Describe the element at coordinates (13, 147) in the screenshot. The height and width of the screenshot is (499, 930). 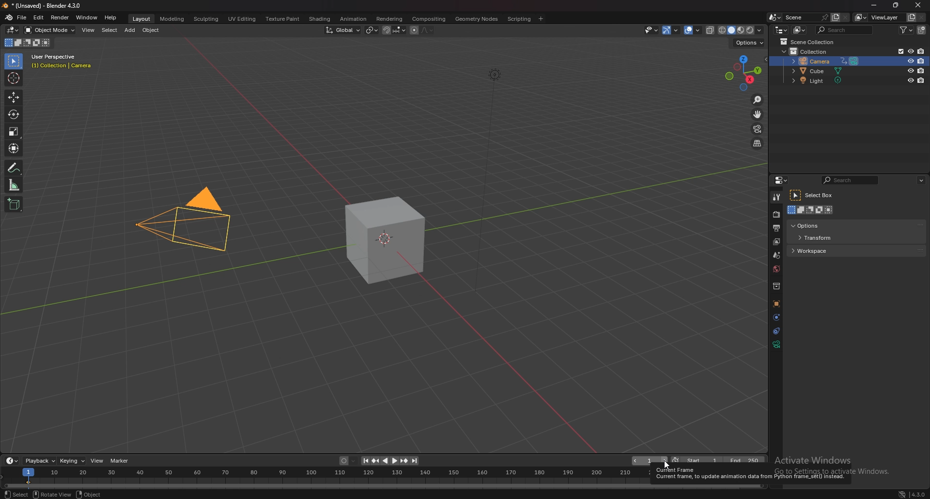
I see `transform` at that location.